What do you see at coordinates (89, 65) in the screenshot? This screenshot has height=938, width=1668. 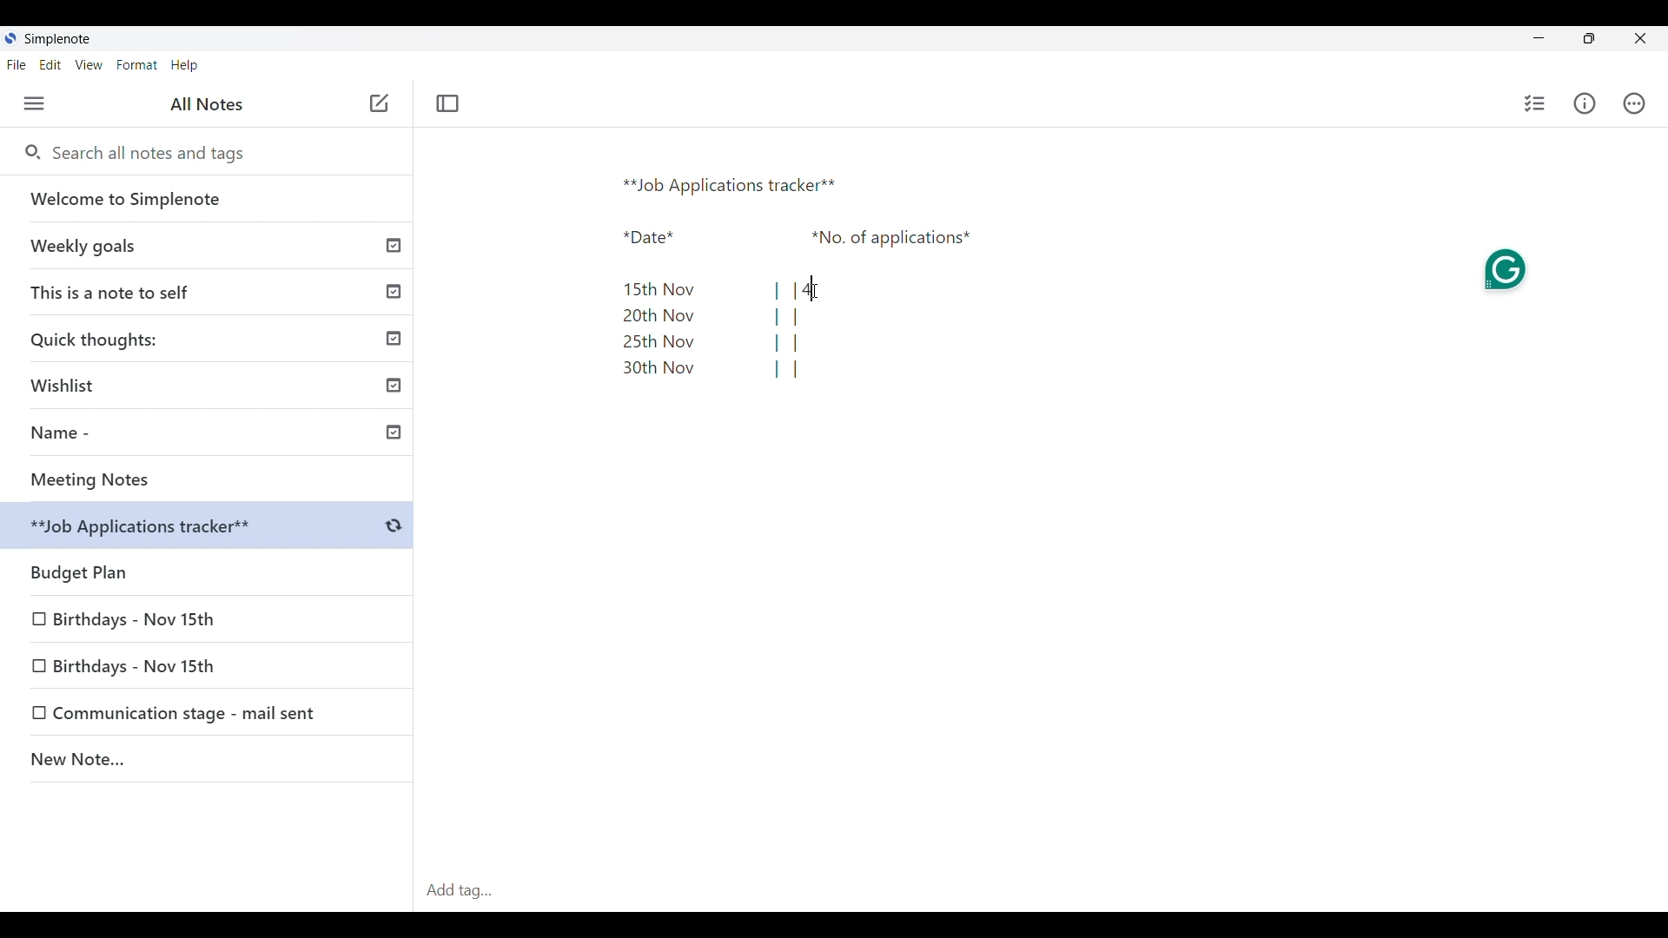 I see `View` at bounding box center [89, 65].